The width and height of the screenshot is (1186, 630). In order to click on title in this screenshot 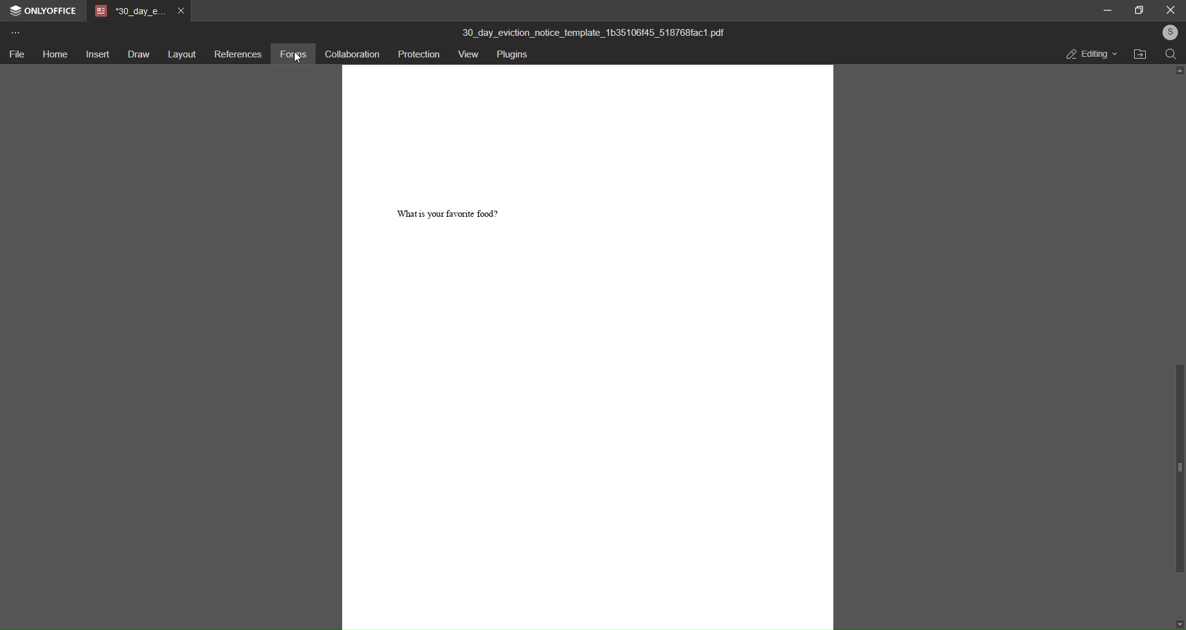, I will do `click(595, 30)`.